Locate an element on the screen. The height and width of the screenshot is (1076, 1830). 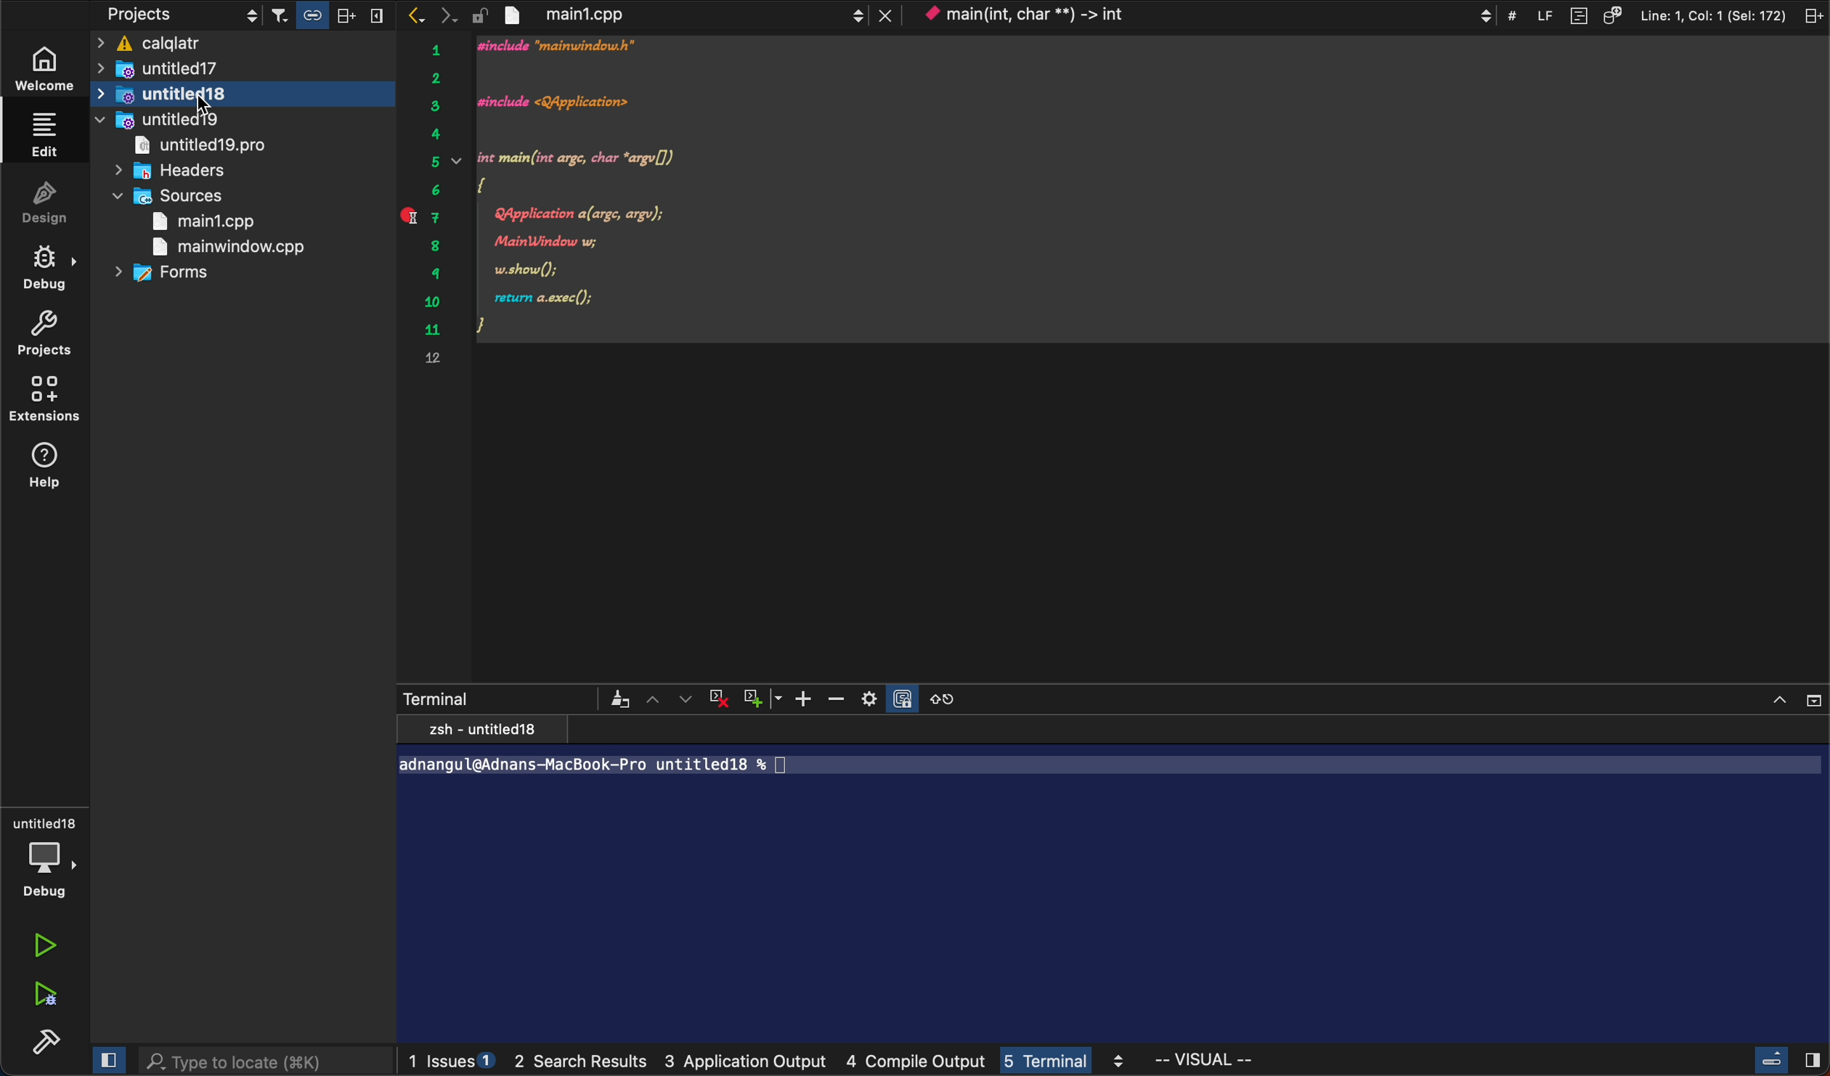
run is located at coordinates (44, 947).